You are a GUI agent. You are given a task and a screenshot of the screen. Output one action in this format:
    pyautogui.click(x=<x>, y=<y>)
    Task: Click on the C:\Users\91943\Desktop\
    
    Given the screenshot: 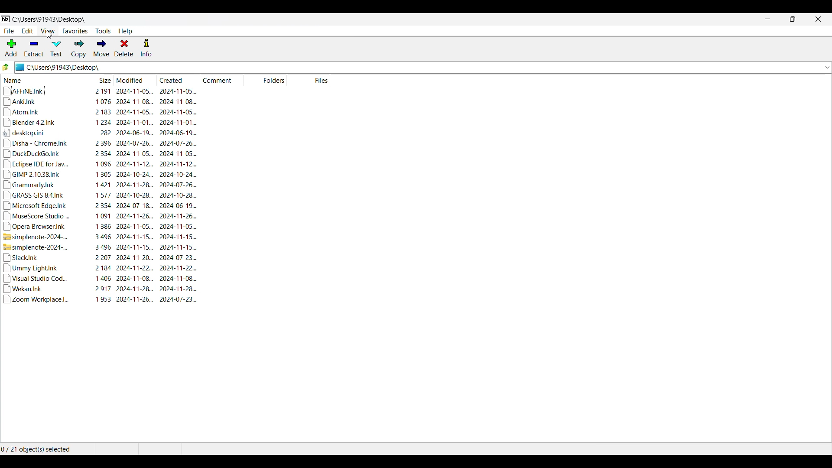 What is the action you would take?
    pyautogui.click(x=84, y=68)
    